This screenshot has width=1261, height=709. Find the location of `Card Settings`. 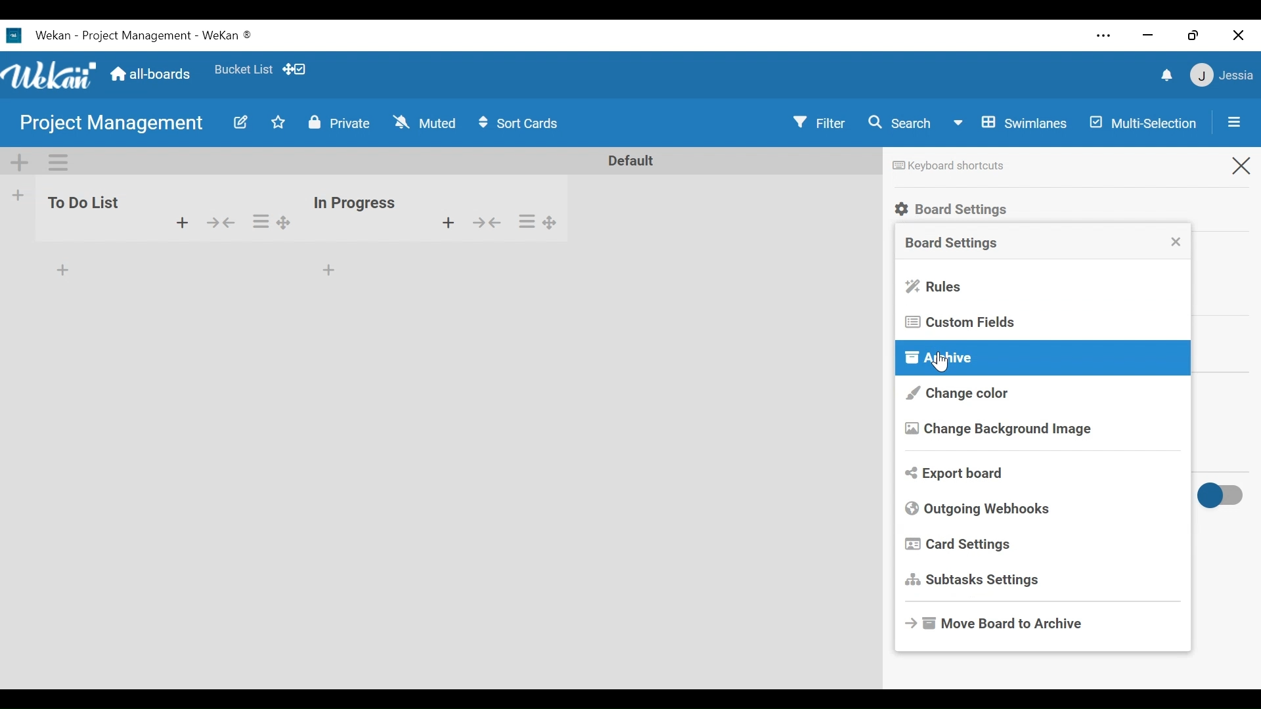

Card Settings is located at coordinates (960, 544).